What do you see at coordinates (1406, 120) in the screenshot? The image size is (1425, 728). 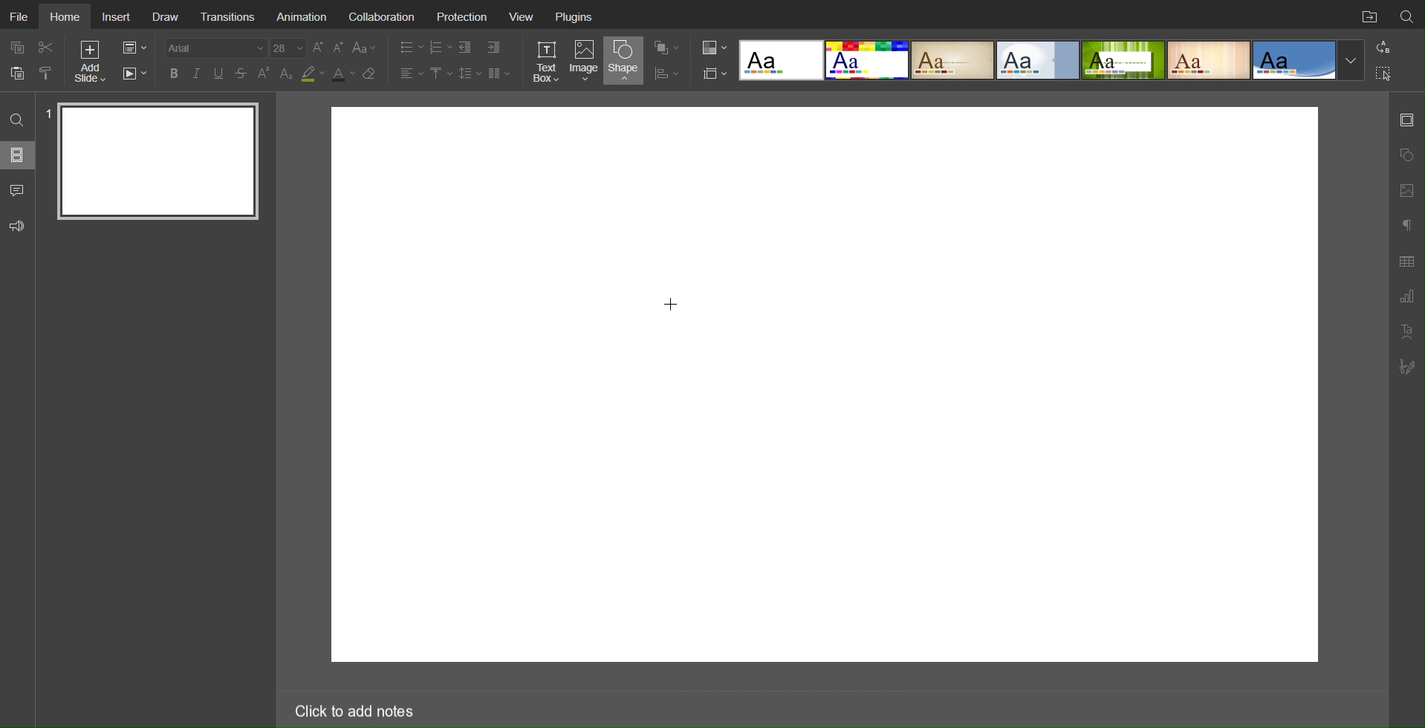 I see `Slide Settings` at bounding box center [1406, 120].